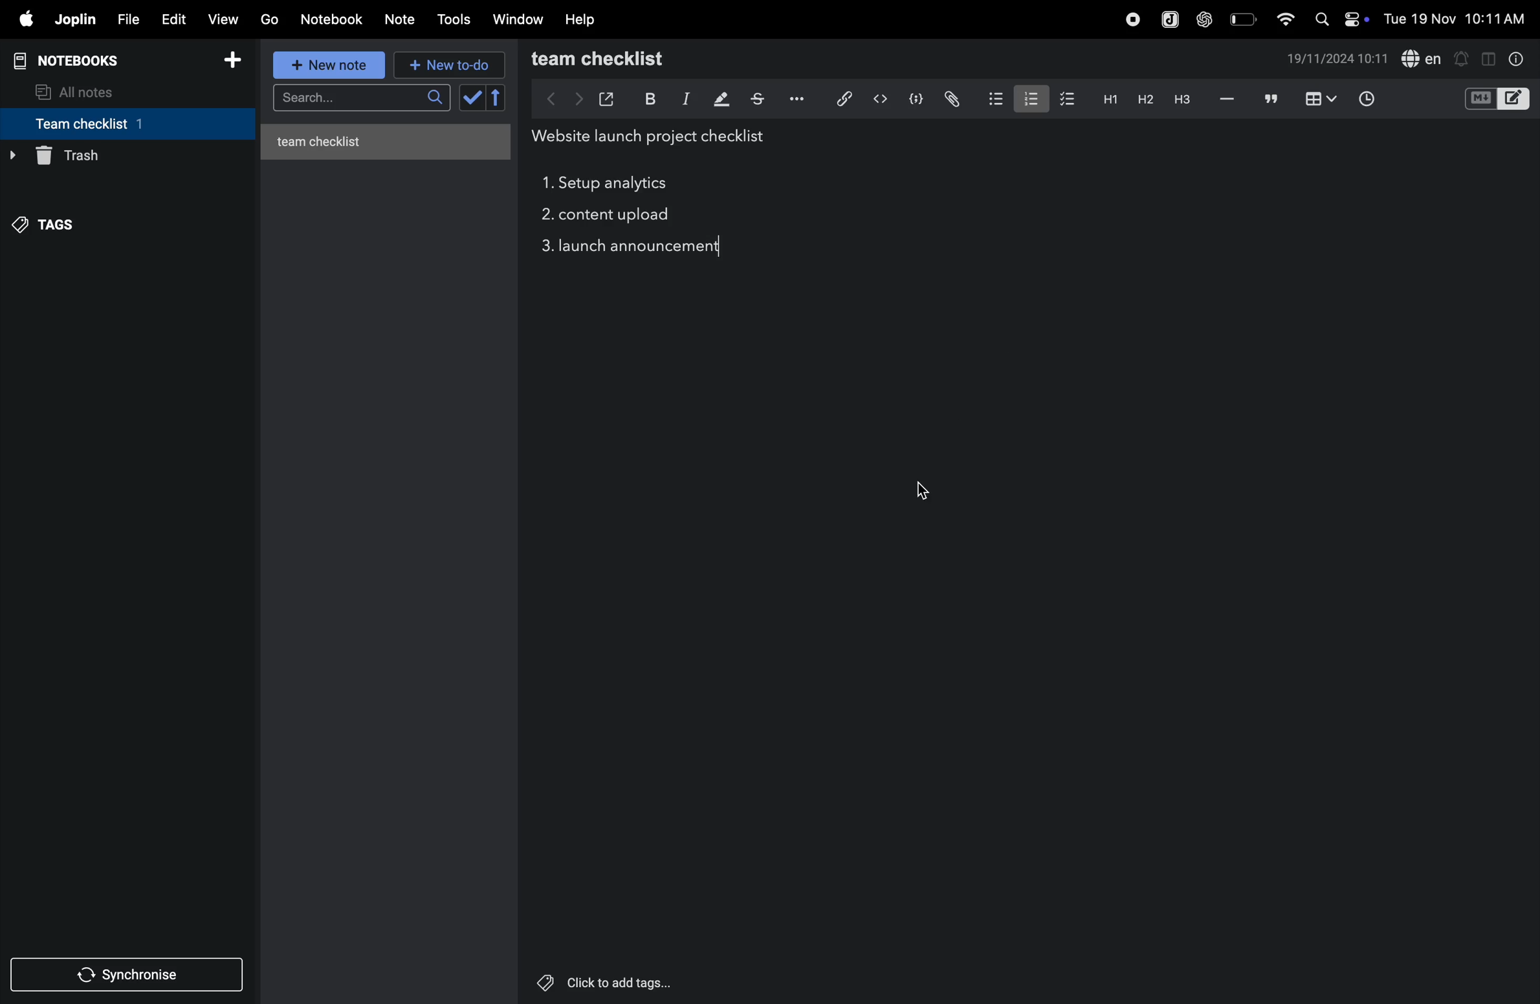 This screenshot has width=1540, height=1004. Describe the element at coordinates (575, 98) in the screenshot. I see `forward` at that location.